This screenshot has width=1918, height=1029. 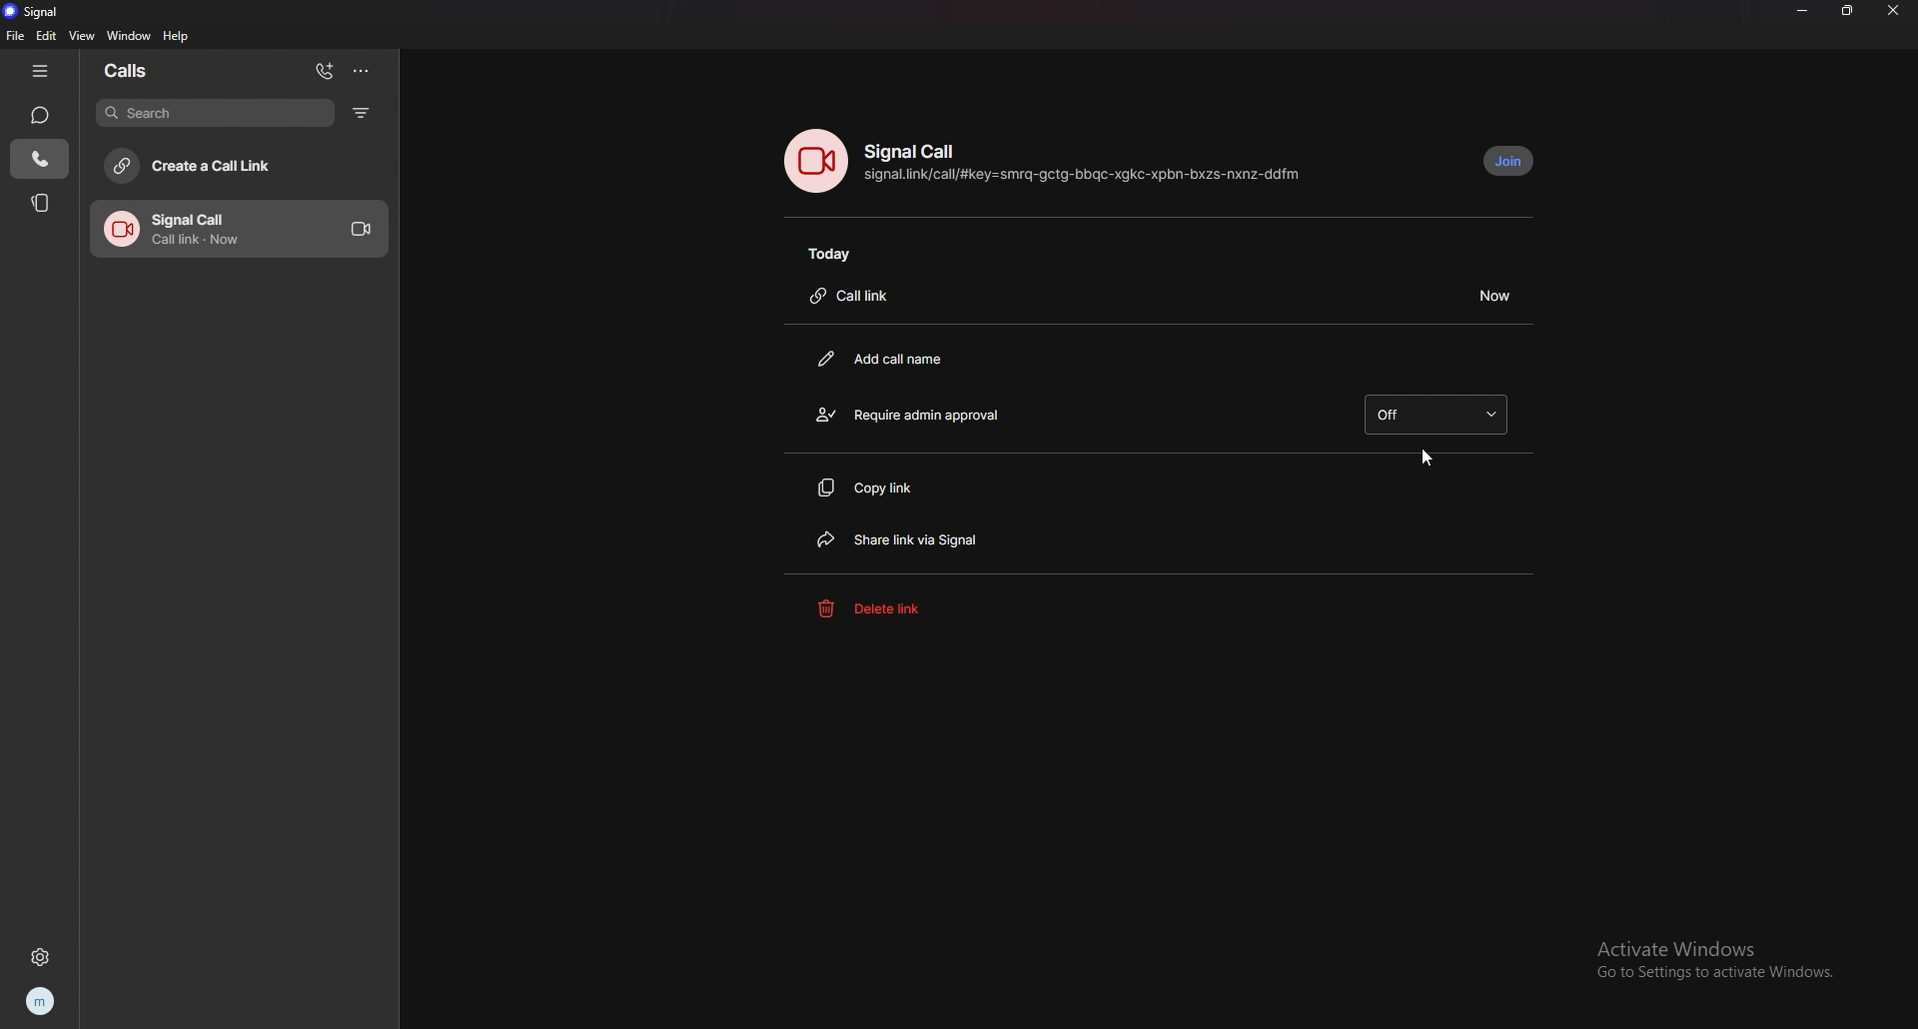 What do you see at coordinates (877, 490) in the screenshot?
I see `copy link` at bounding box center [877, 490].